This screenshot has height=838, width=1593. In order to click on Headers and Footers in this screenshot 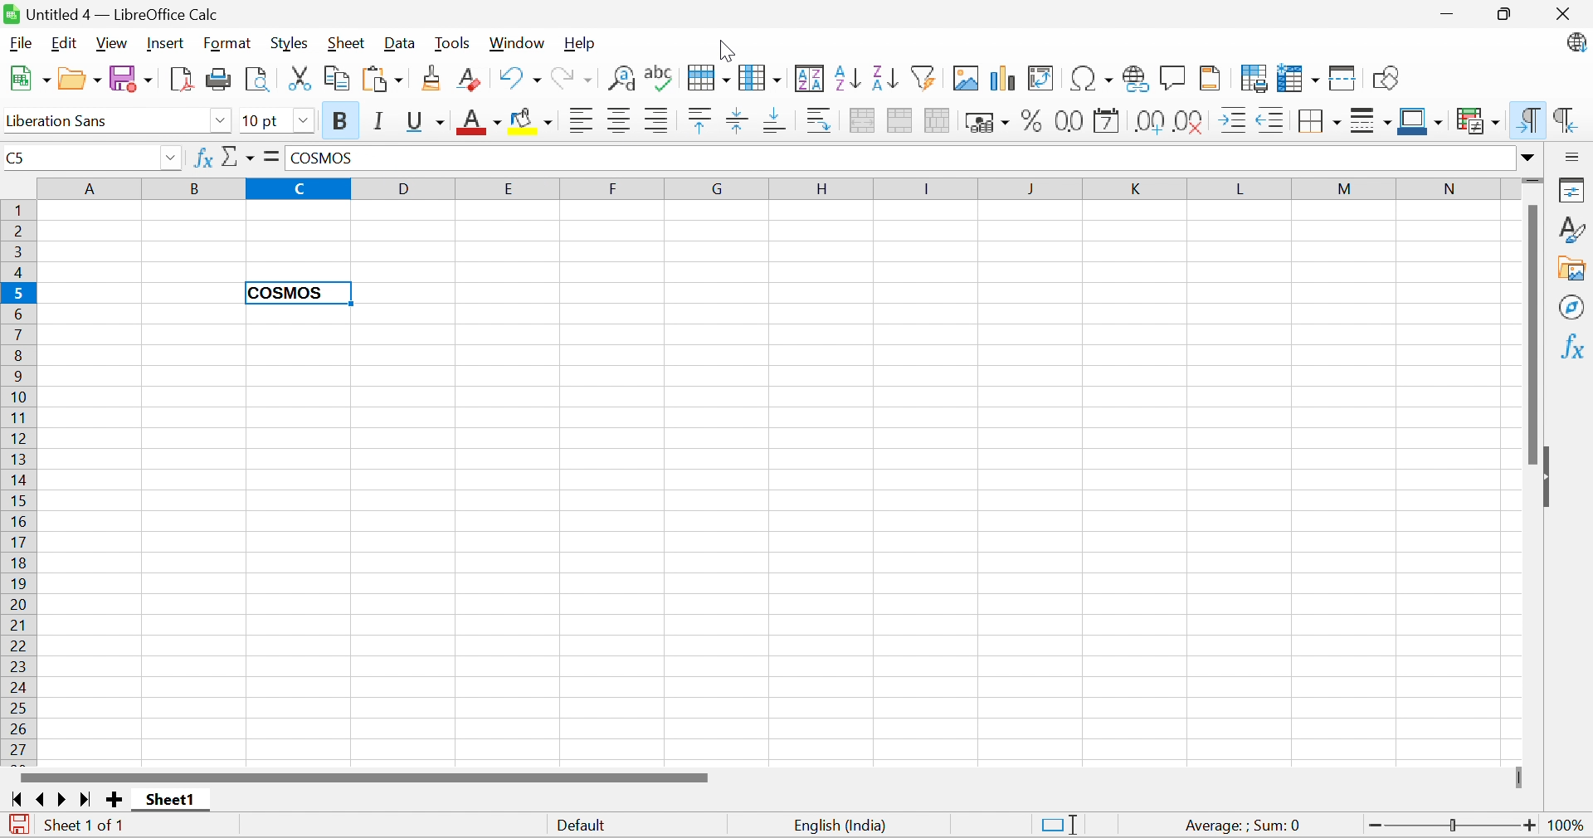, I will do `click(1214, 76)`.